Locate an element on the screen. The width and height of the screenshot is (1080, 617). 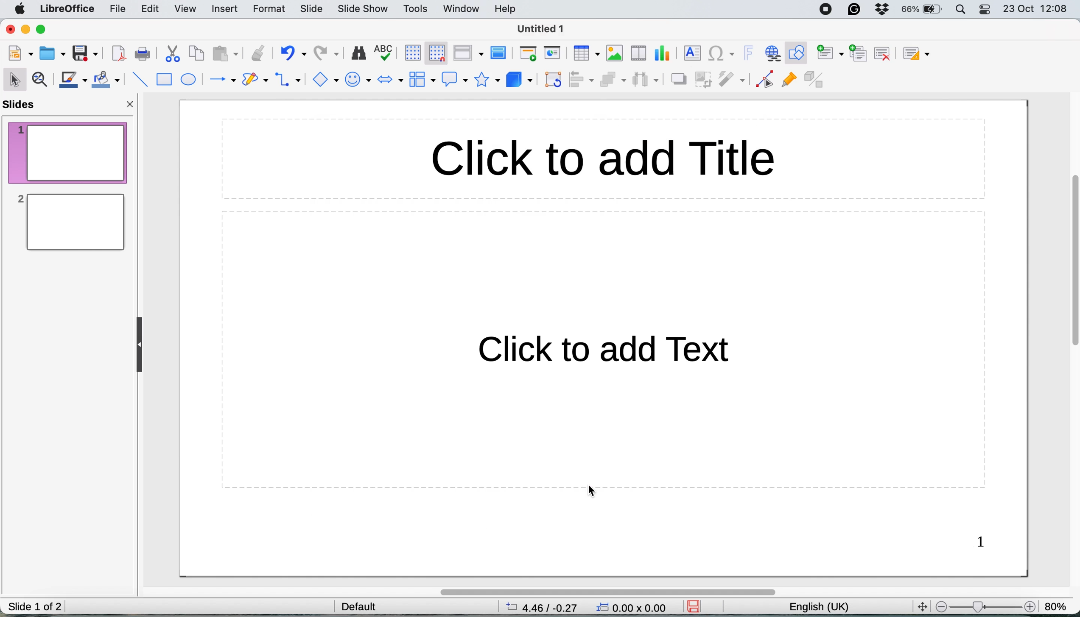
display views is located at coordinates (467, 53).